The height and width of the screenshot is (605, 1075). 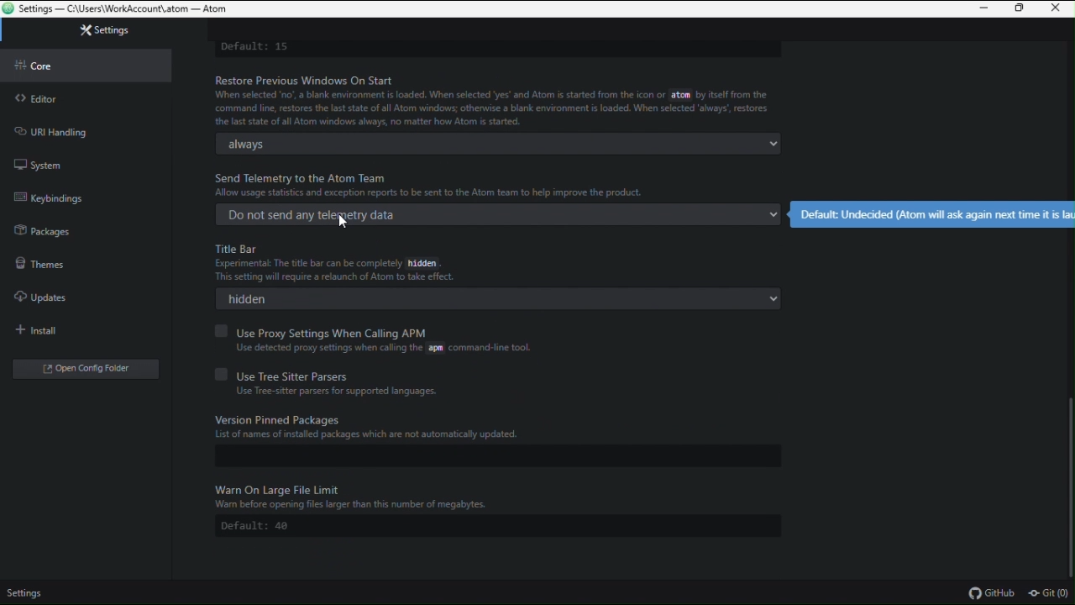 What do you see at coordinates (72, 293) in the screenshot?
I see `updates` at bounding box center [72, 293].